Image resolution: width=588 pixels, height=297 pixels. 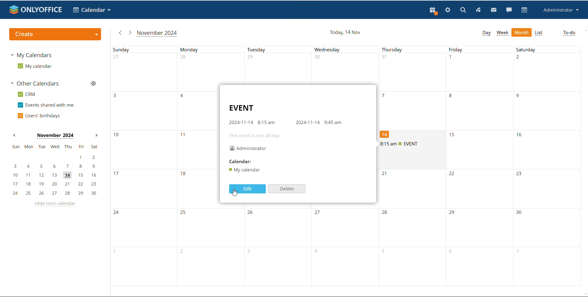 I want to click on crm, so click(x=27, y=95).